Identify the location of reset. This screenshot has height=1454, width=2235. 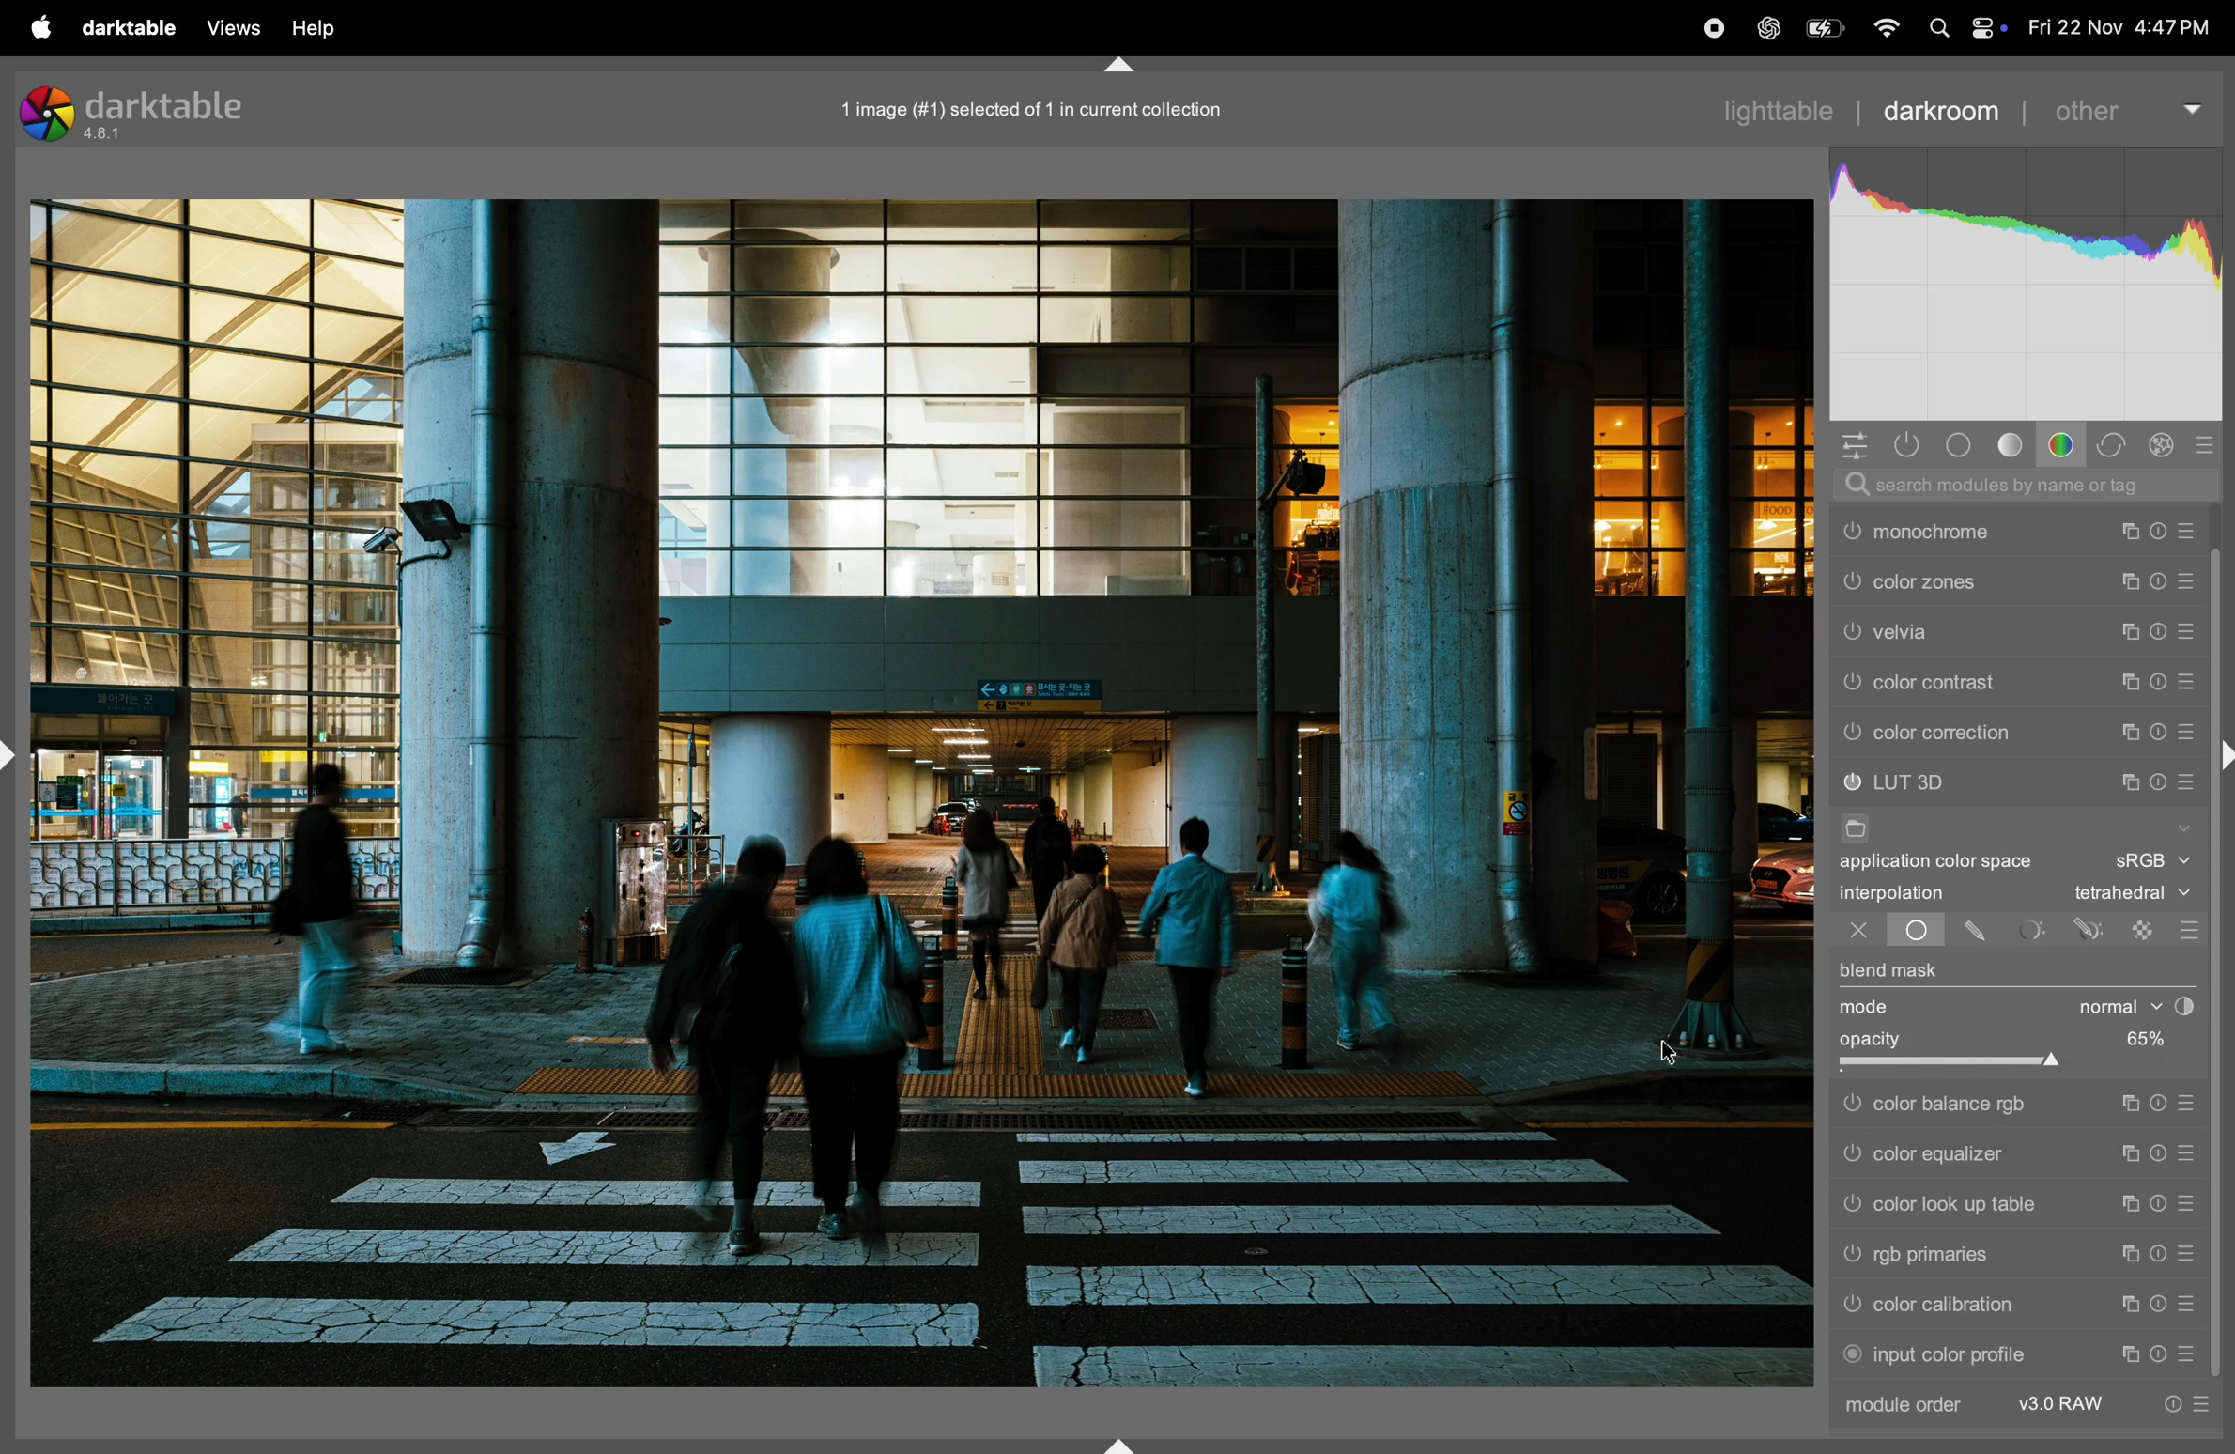
(2162, 1157).